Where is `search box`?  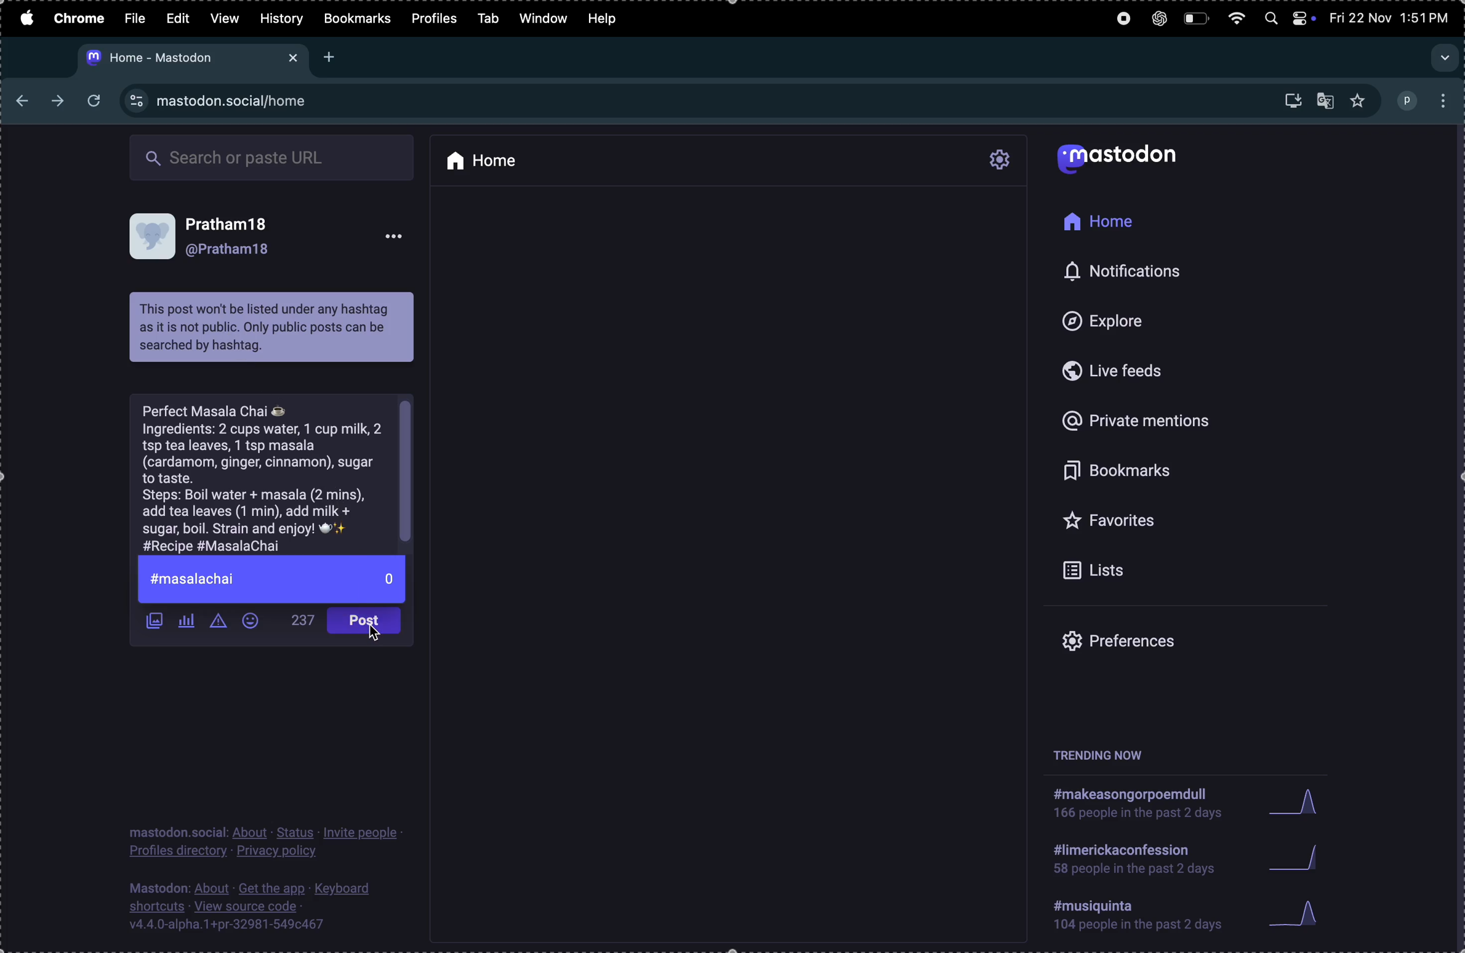
search box is located at coordinates (270, 159).